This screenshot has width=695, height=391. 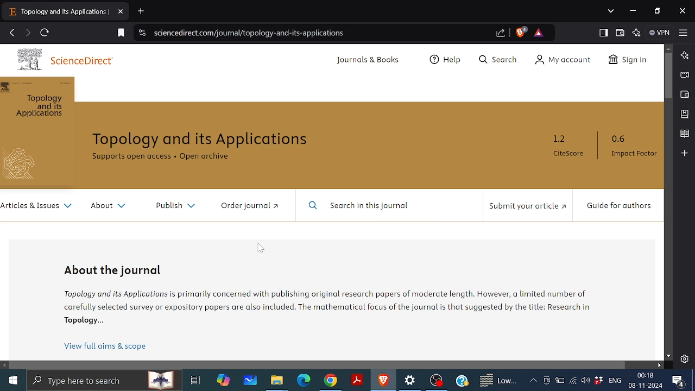 I want to click on OBS studio, so click(x=437, y=381).